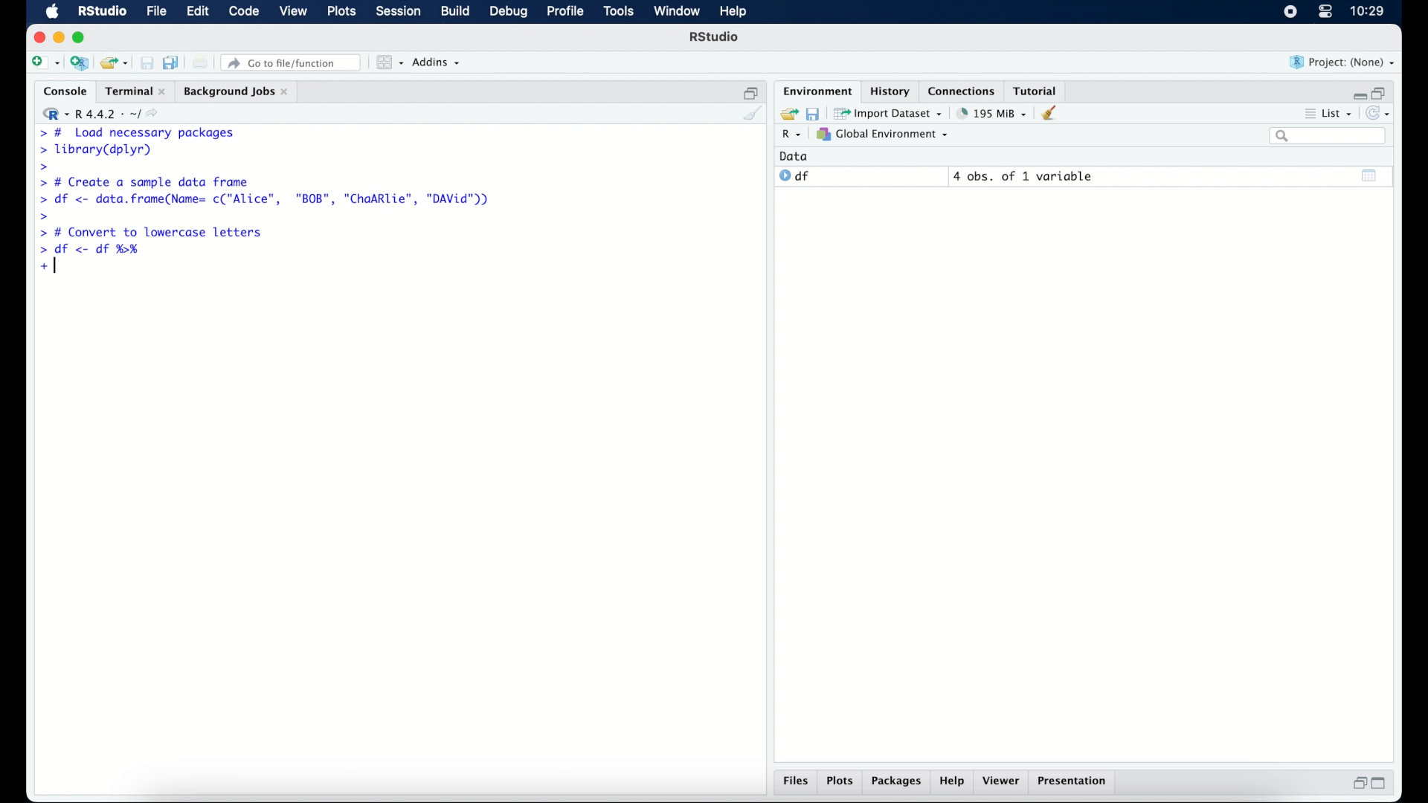 This screenshot has width=1428, height=803. Describe the element at coordinates (1383, 784) in the screenshot. I see `maximize` at that location.